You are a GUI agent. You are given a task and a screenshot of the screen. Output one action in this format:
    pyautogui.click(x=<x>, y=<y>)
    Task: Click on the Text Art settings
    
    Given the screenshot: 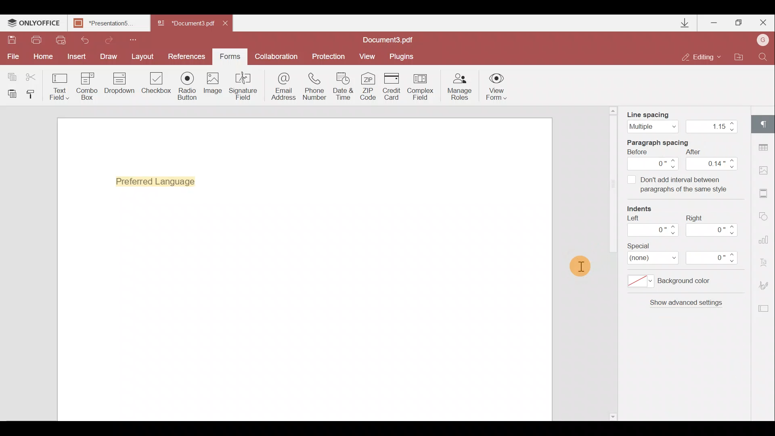 What is the action you would take?
    pyautogui.click(x=766, y=265)
    